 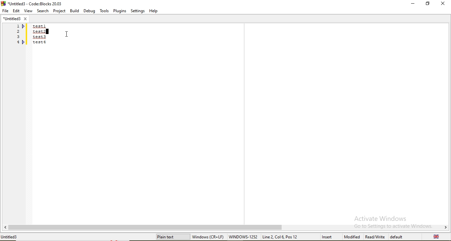 What do you see at coordinates (172, 237) in the screenshot?
I see `plain text` at bounding box center [172, 237].